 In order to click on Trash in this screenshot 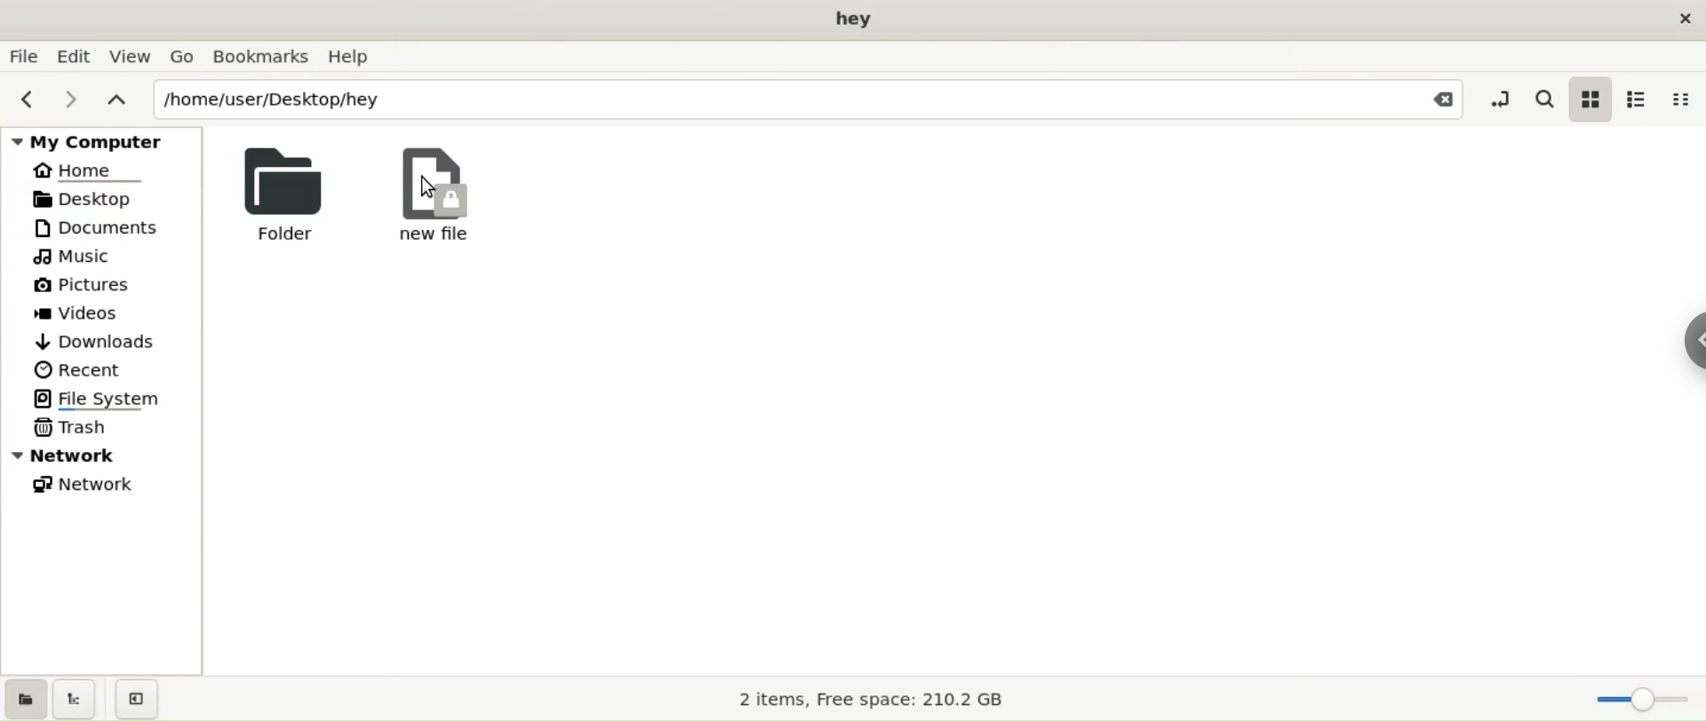, I will do `click(68, 429)`.